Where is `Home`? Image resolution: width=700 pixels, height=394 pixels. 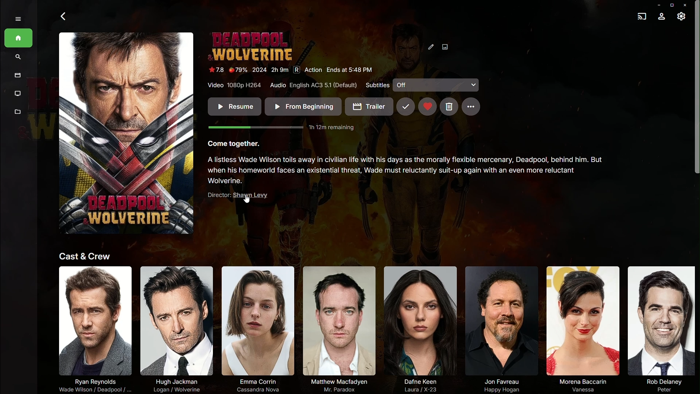
Home is located at coordinates (19, 39).